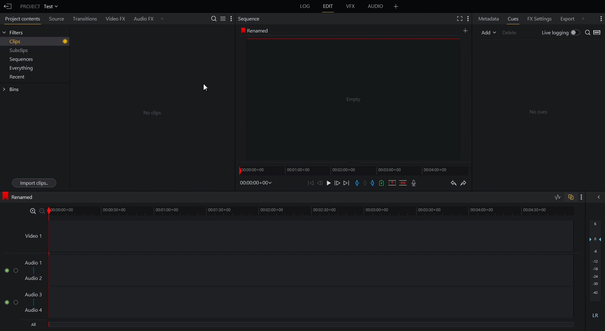 This screenshot has height=331, width=605. Describe the element at coordinates (256, 31) in the screenshot. I see `Renamed` at that location.